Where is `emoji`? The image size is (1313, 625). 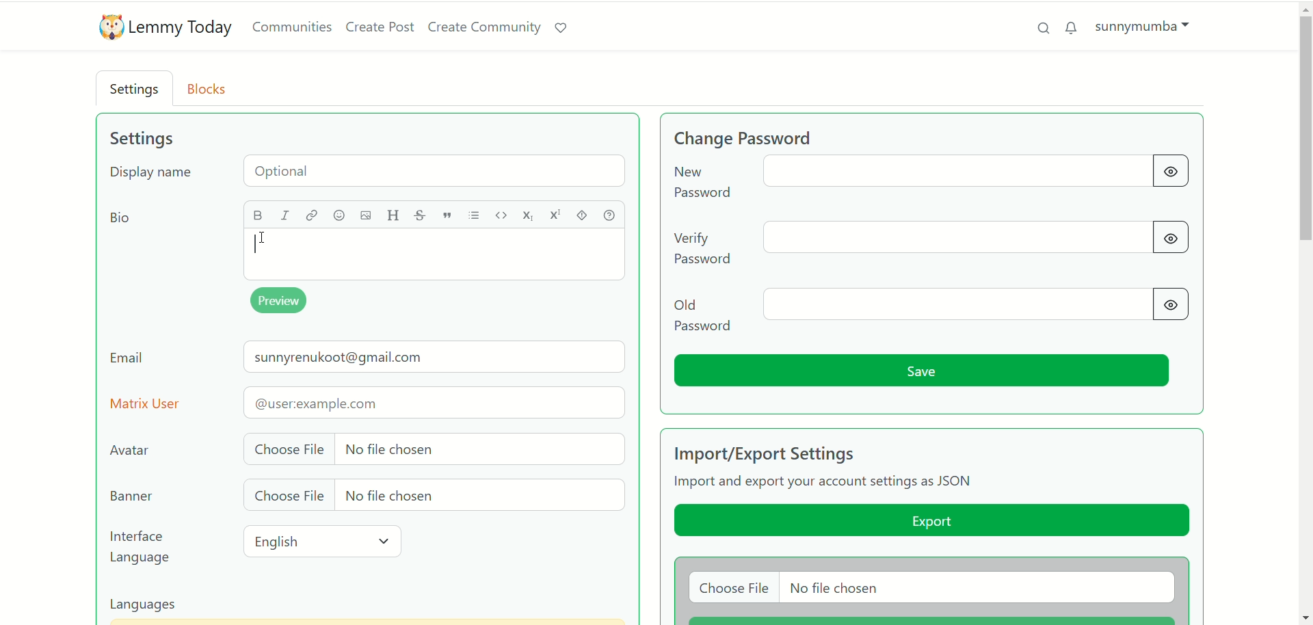
emoji is located at coordinates (339, 217).